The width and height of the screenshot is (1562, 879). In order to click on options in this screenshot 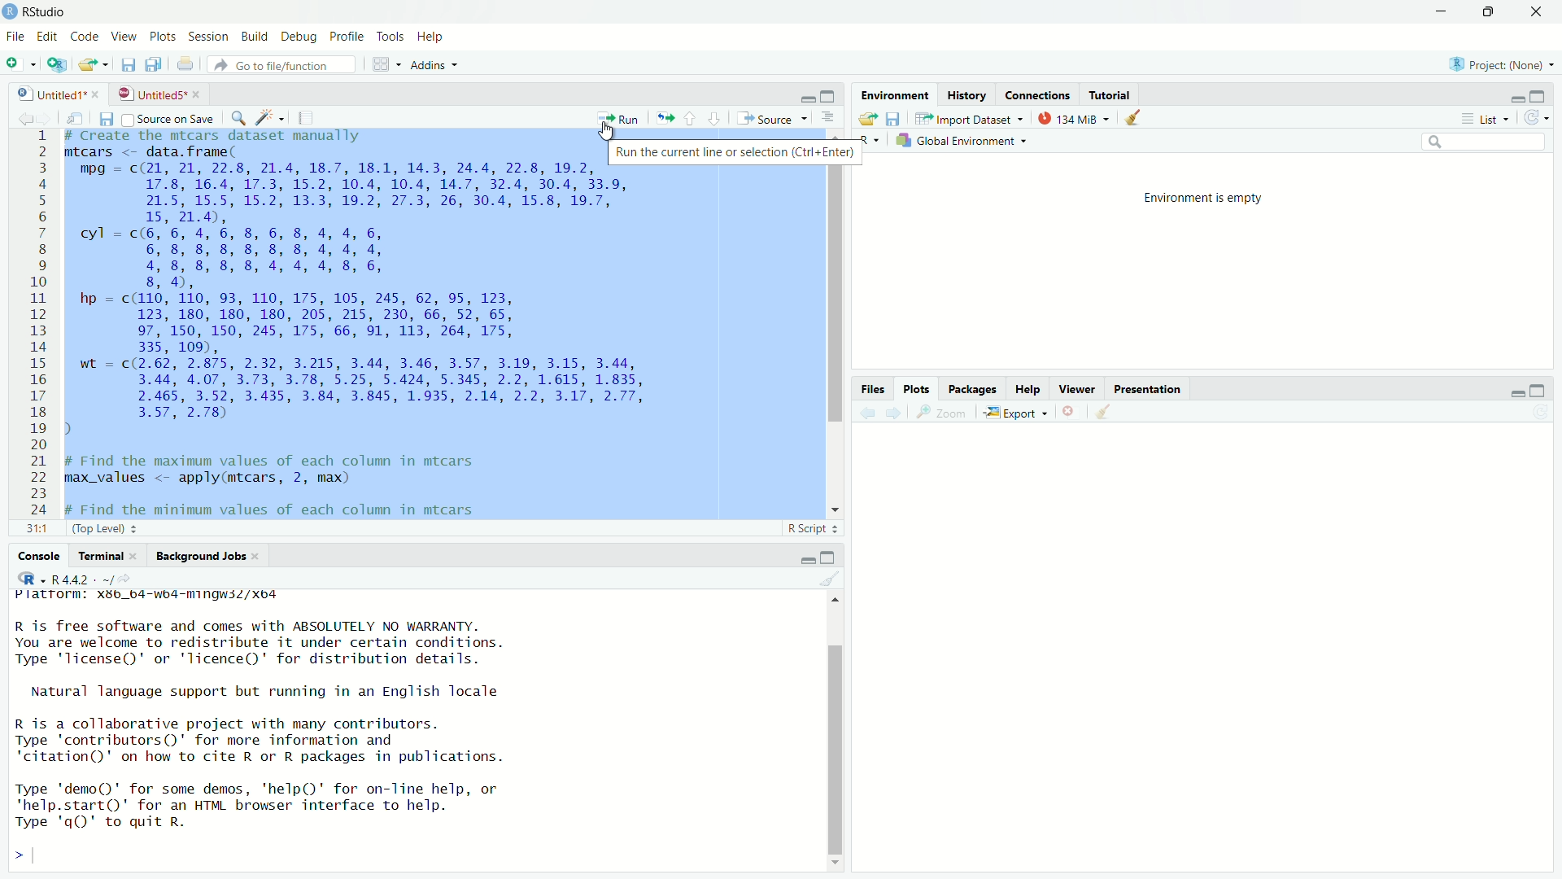, I will do `click(827, 118)`.